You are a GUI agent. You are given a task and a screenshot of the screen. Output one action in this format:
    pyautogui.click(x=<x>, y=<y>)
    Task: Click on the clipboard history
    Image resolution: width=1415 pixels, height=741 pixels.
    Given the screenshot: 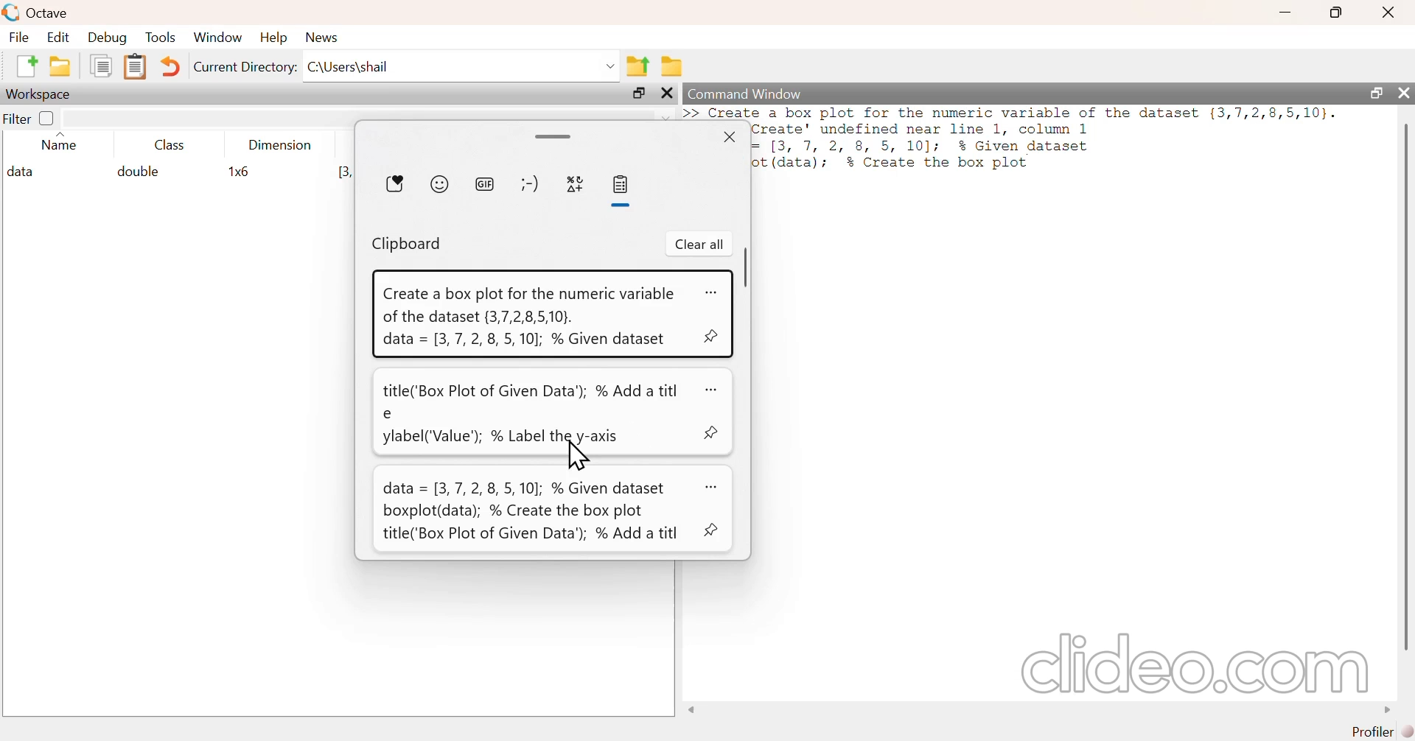 What is the action you would take?
    pyautogui.click(x=621, y=193)
    